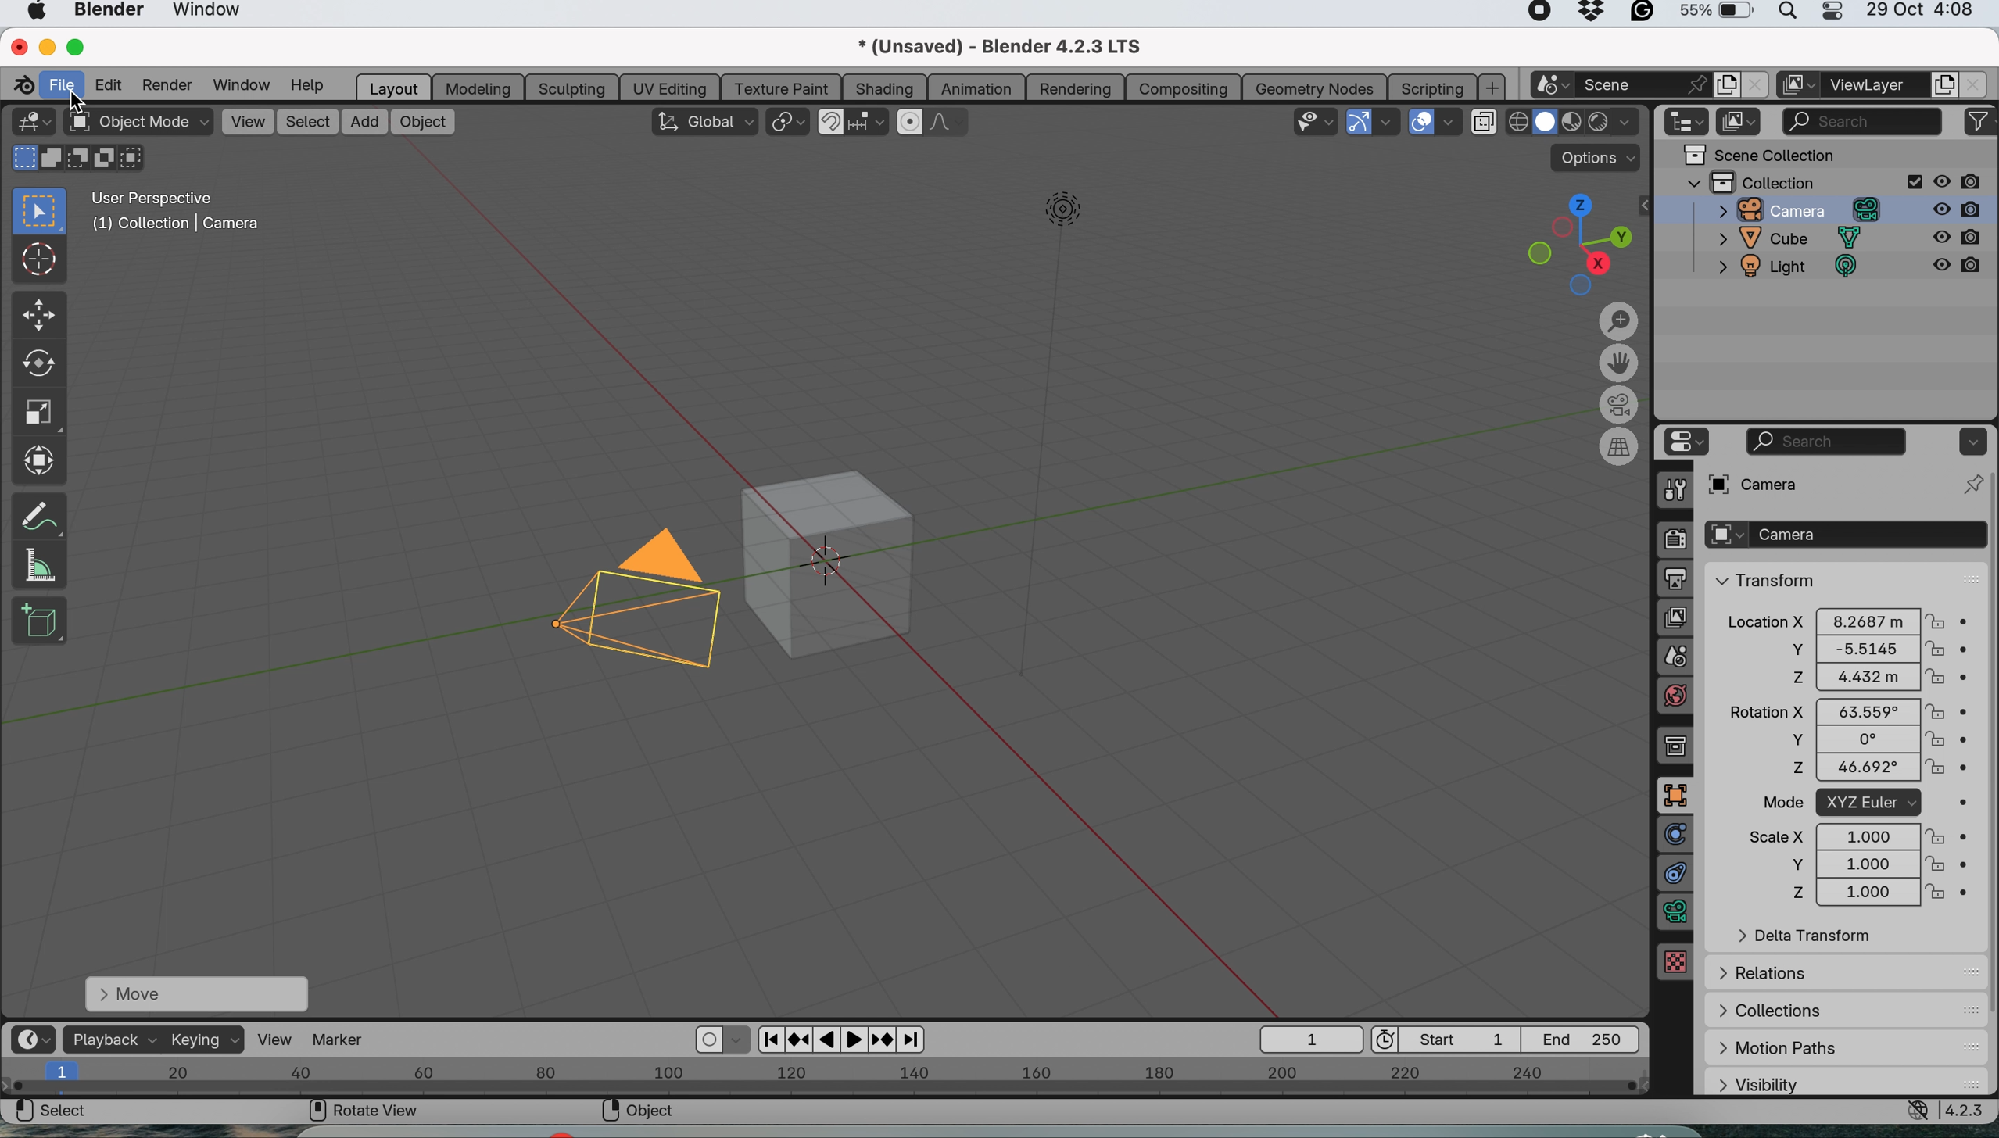 This screenshot has height=1138, width=1999. What do you see at coordinates (274, 1037) in the screenshot?
I see `view` at bounding box center [274, 1037].